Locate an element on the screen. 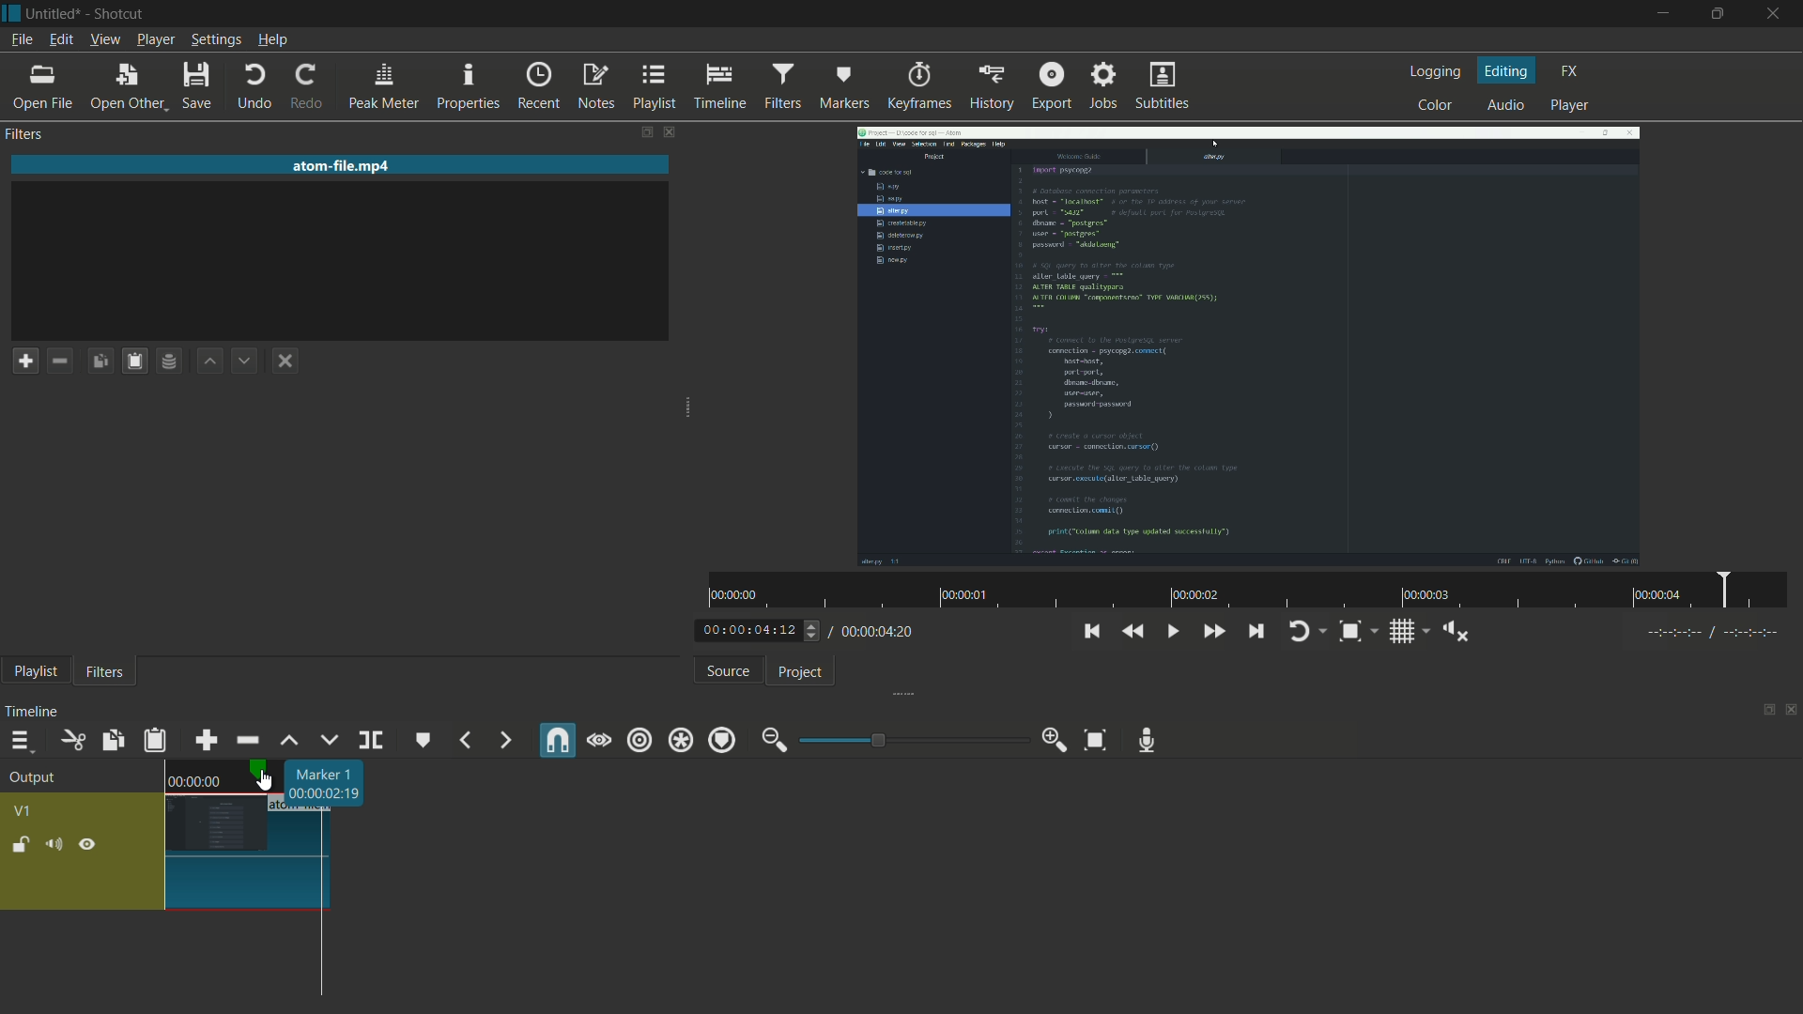 The height and width of the screenshot is (1014, 1803). playlist is located at coordinates (33, 671).